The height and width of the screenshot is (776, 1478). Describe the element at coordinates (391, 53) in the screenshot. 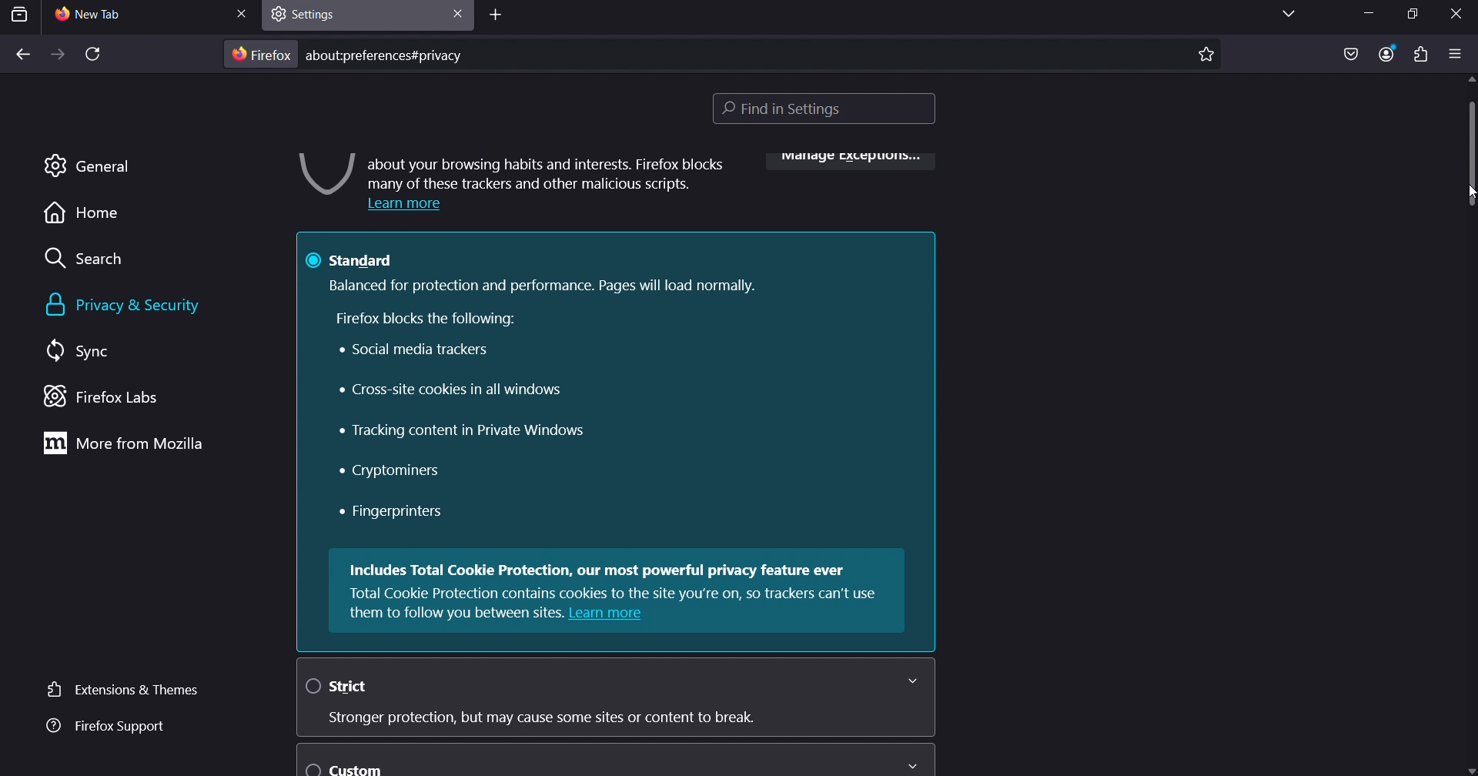

I see `about:preferences#privacy` at that location.